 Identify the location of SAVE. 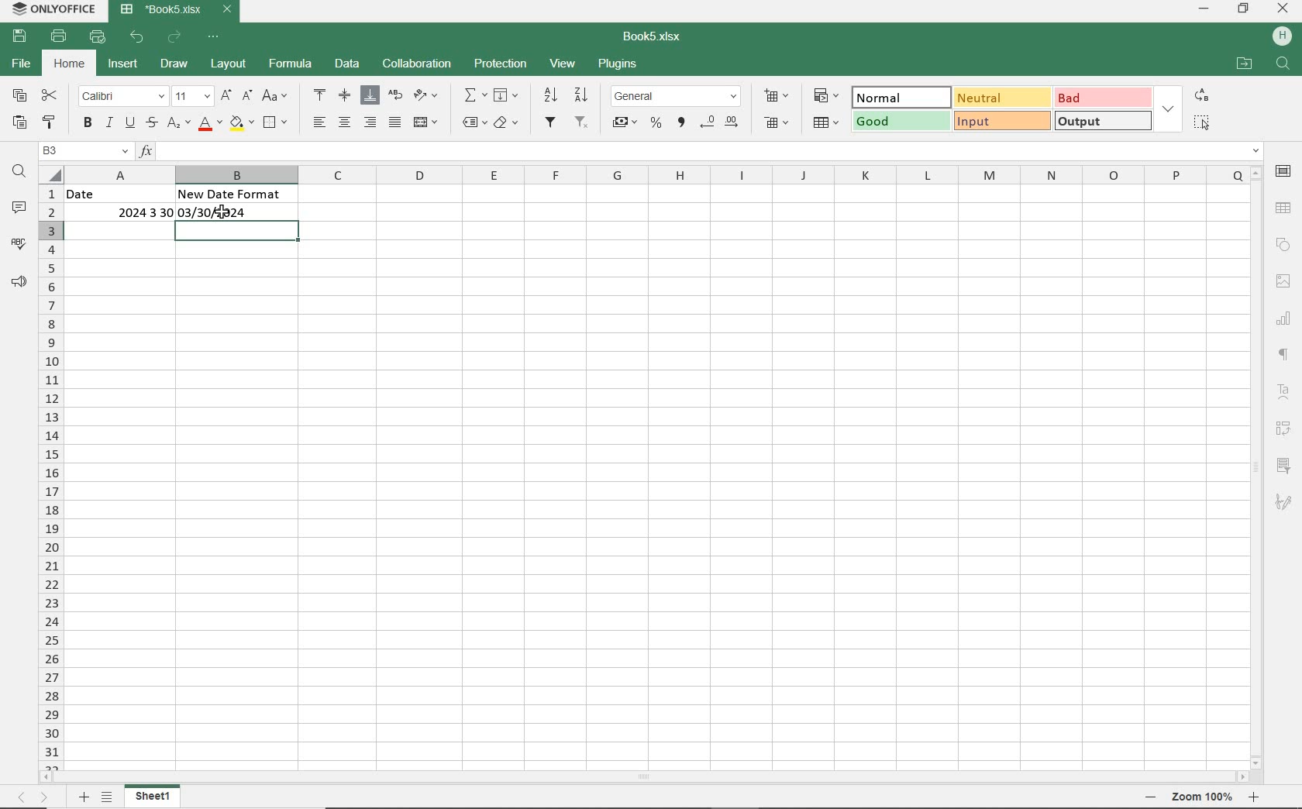
(20, 36).